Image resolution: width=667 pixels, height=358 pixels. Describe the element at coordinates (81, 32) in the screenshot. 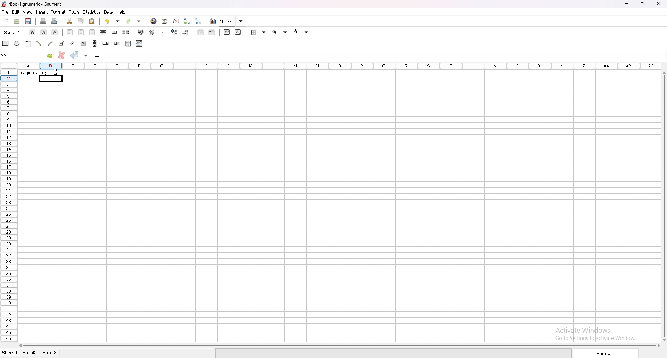

I see `centre` at that location.